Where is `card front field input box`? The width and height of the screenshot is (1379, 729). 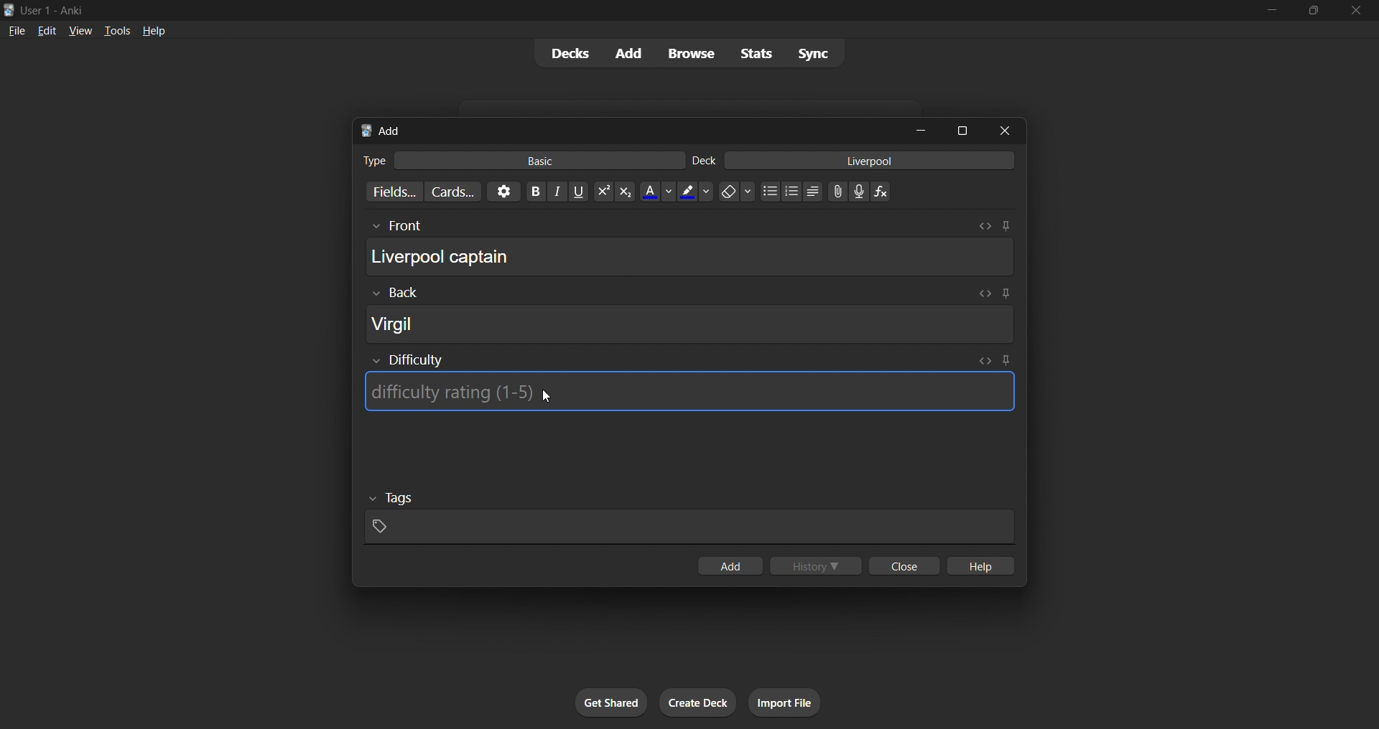
card front field input box is located at coordinates (689, 256).